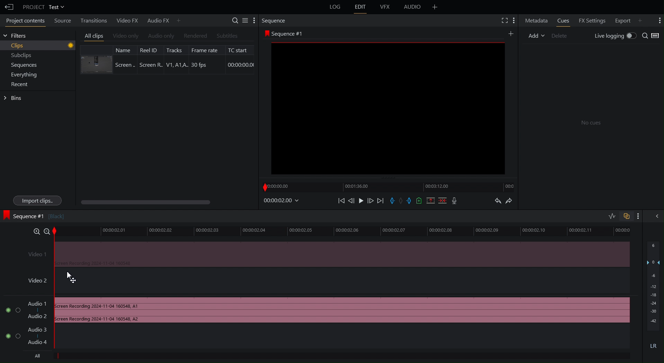 The height and width of the screenshot is (363, 664). Describe the element at coordinates (18, 84) in the screenshot. I see `Recent` at that location.